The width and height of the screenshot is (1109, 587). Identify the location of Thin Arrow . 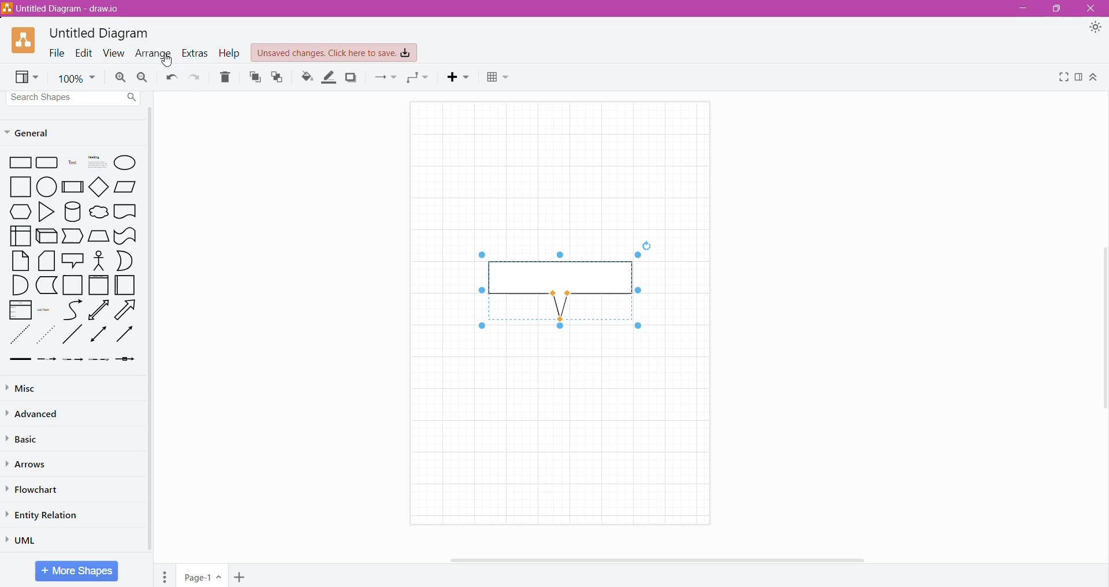
(73, 360).